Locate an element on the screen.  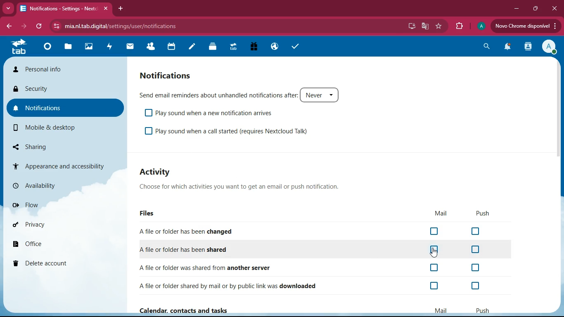
profile is located at coordinates (482, 26).